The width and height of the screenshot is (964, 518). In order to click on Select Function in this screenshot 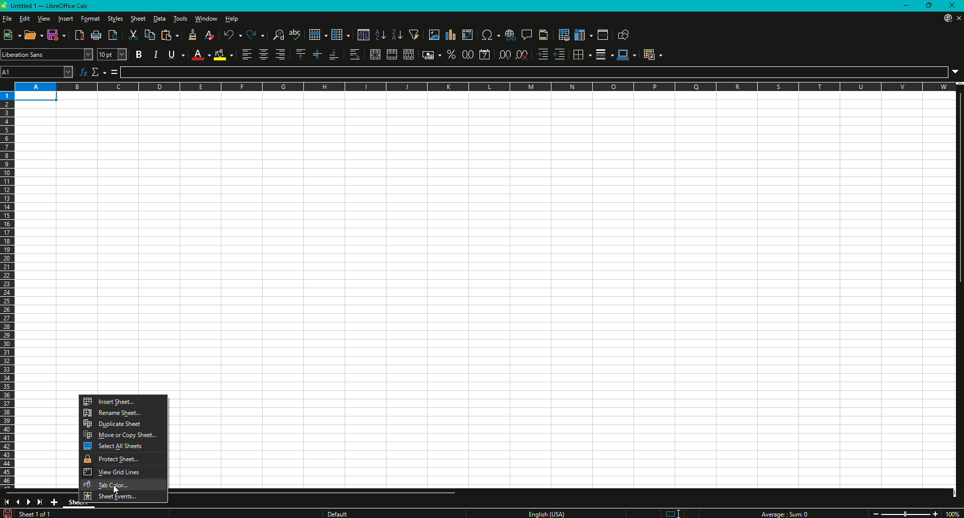, I will do `click(99, 72)`.